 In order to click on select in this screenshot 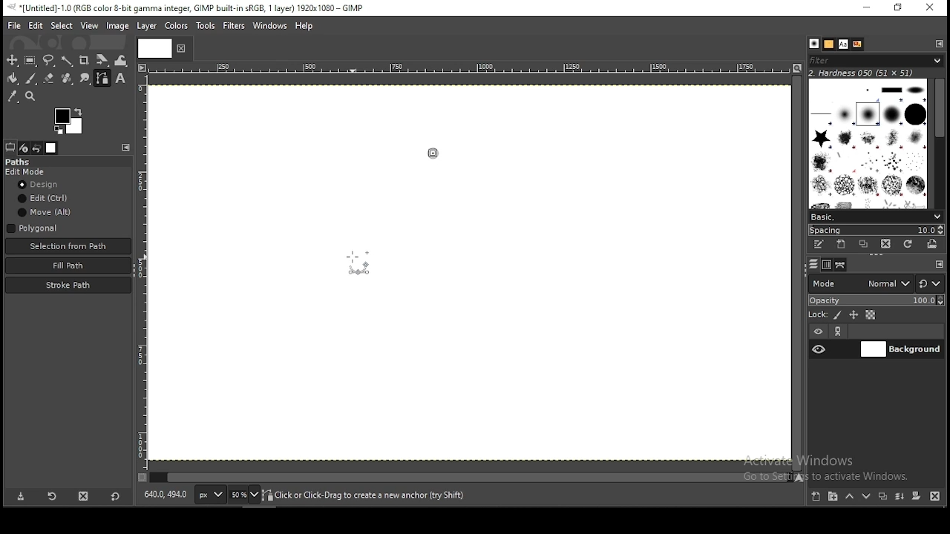, I will do `click(61, 26)`.